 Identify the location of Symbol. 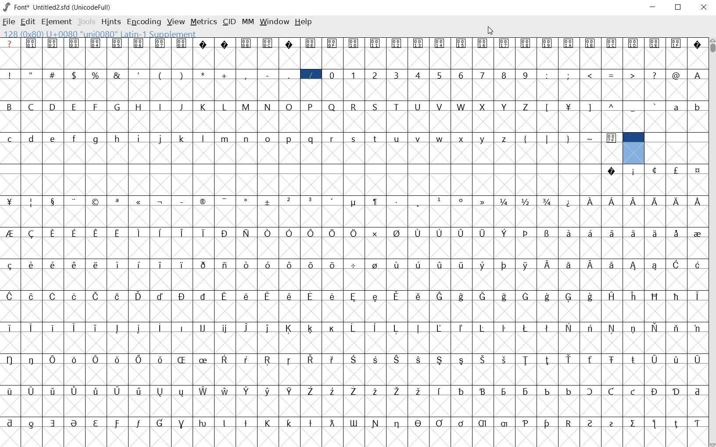
(461, 264).